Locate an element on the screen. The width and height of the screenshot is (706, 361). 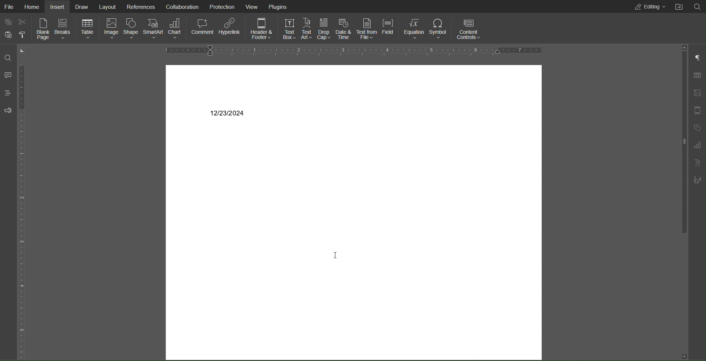
Shape Settings is located at coordinates (699, 129).